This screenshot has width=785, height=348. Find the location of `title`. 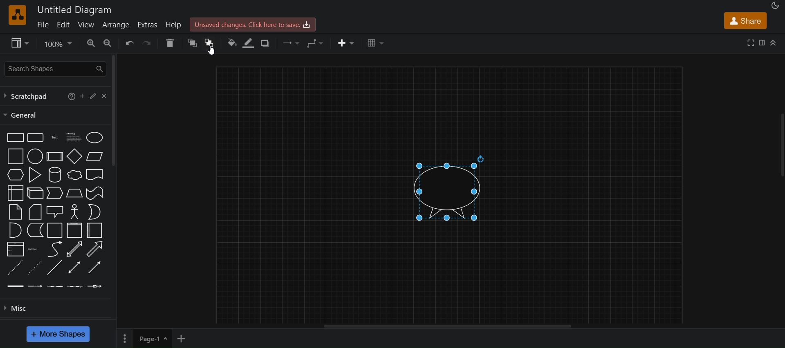

title is located at coordinates (75, 10).